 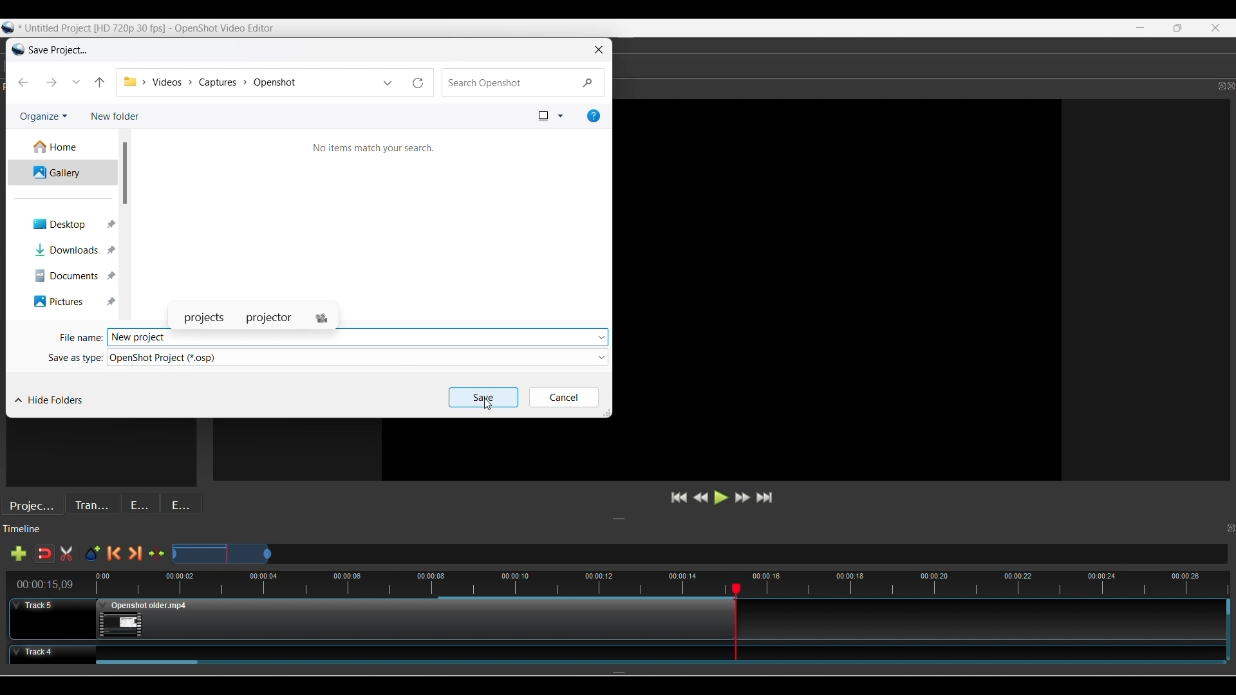 What do you see at coordinates (115, 116) in the screenshot?
I see `Add new folder` at bounding box center [115, 116].